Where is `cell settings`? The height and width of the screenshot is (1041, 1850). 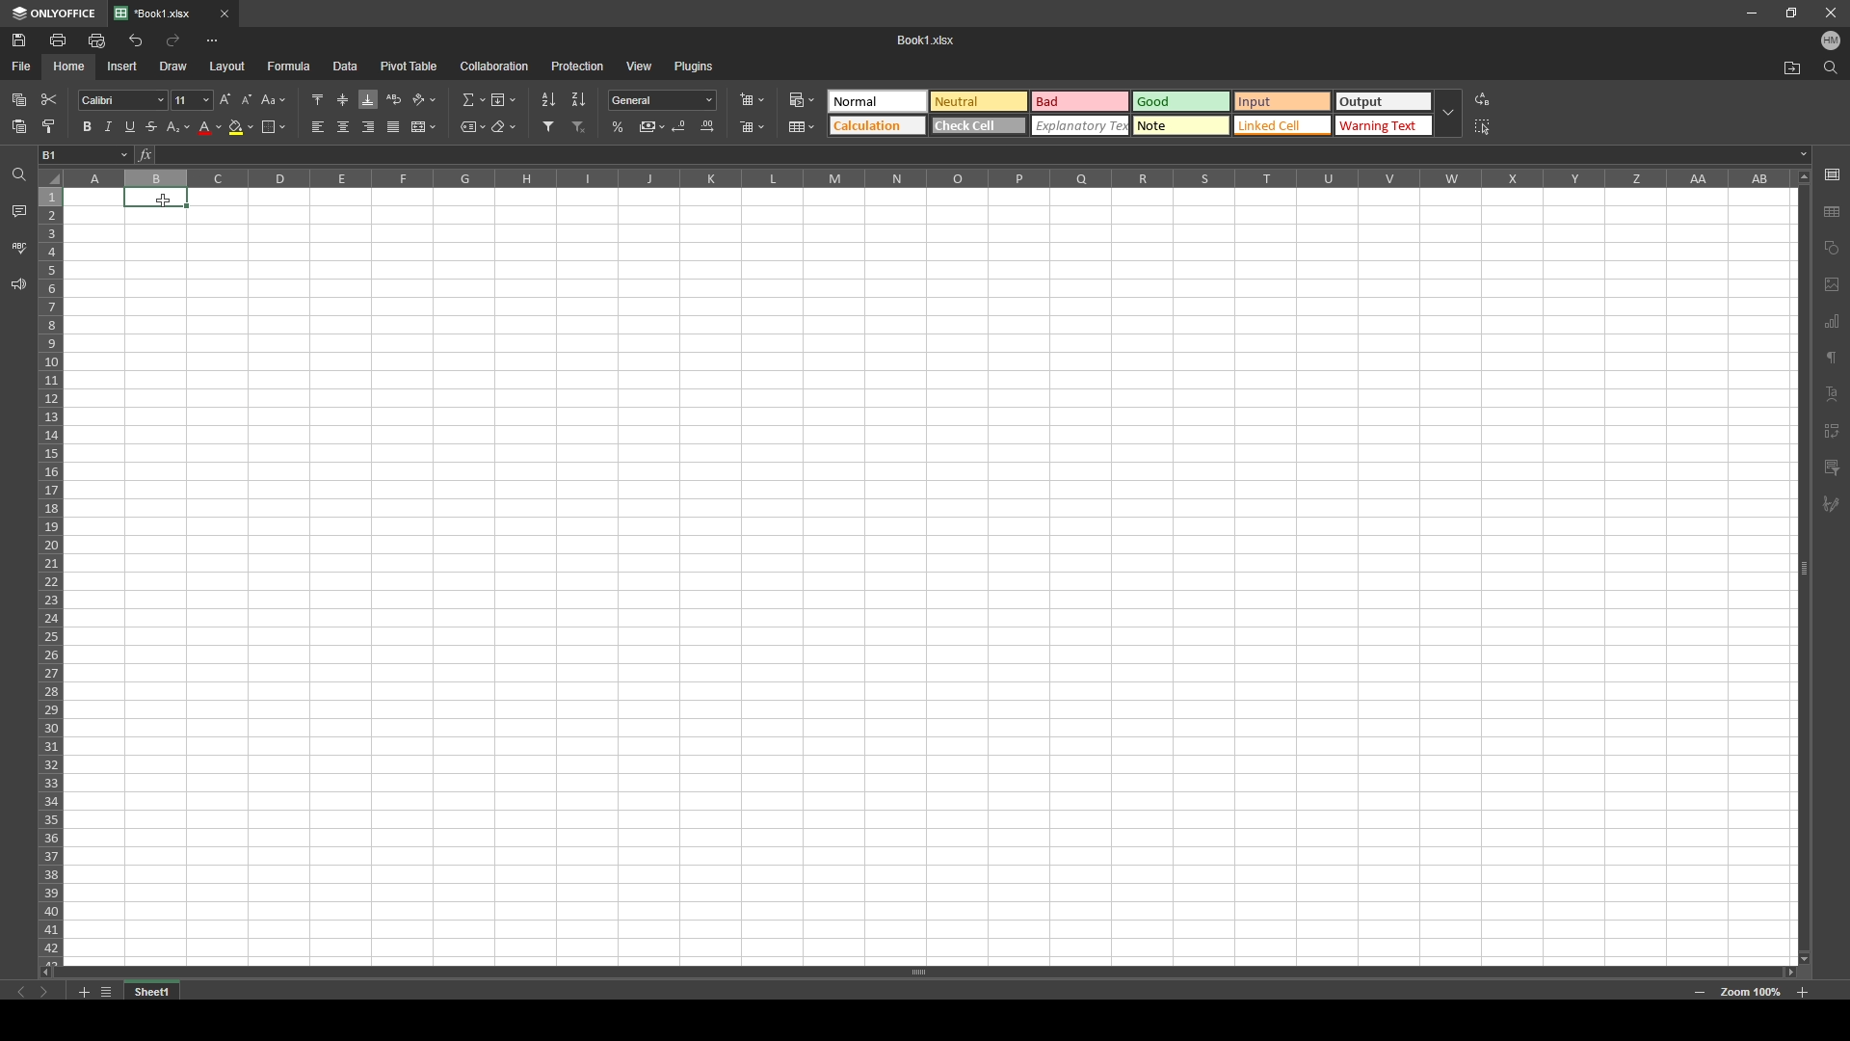
cell settings is located at coordinates (1832, 173).